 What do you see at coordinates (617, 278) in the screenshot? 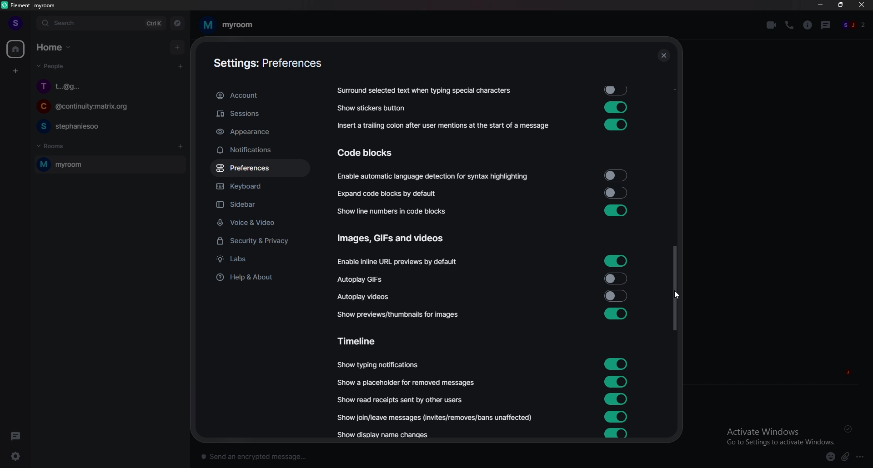
I see `toggle` at bounding box center [617, 278].